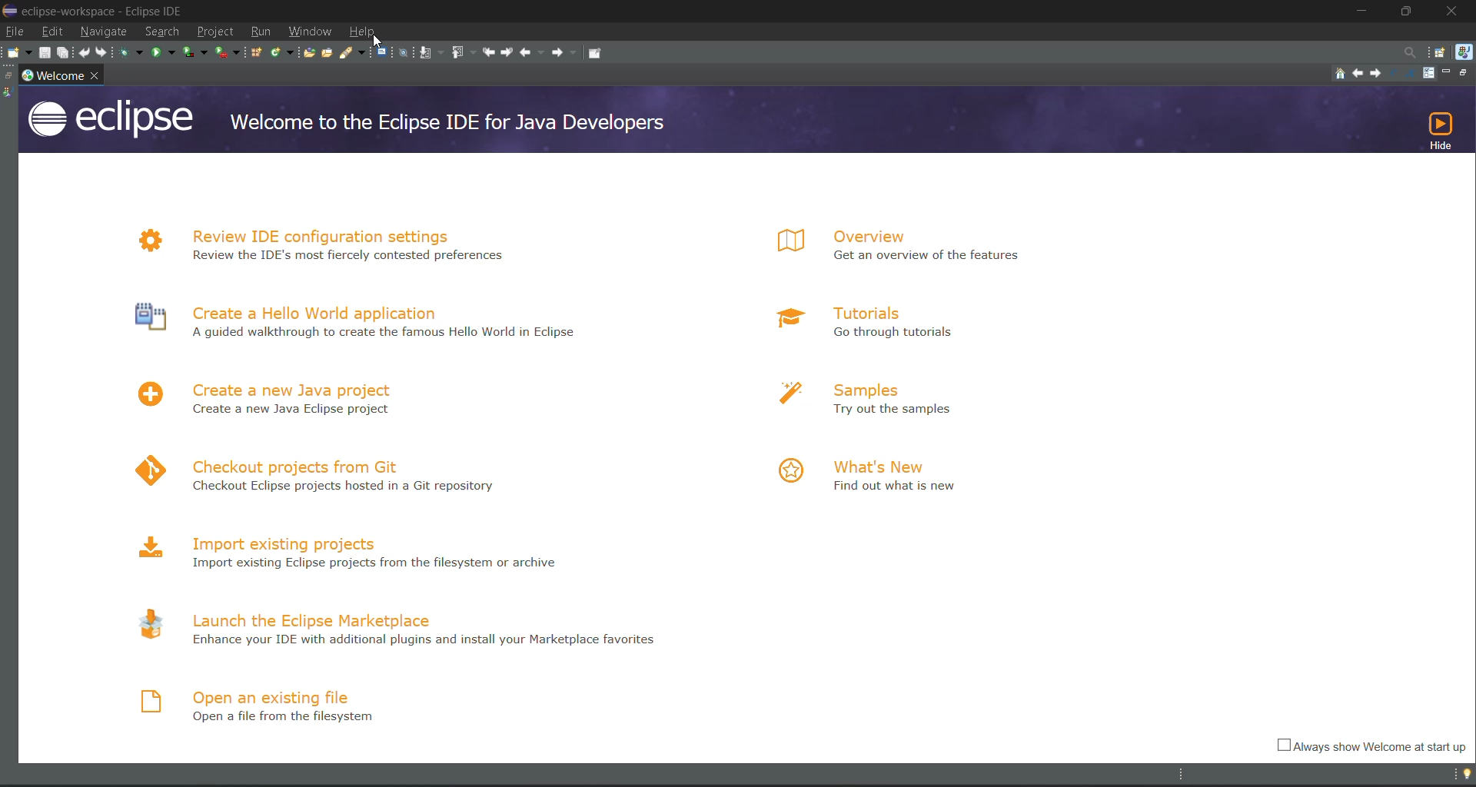 The height and width of the screenshot is (787, 1476). What do you see at coordinates (64, 51) in the screenshot?
I see `save all` at bounding box center [64, 51].